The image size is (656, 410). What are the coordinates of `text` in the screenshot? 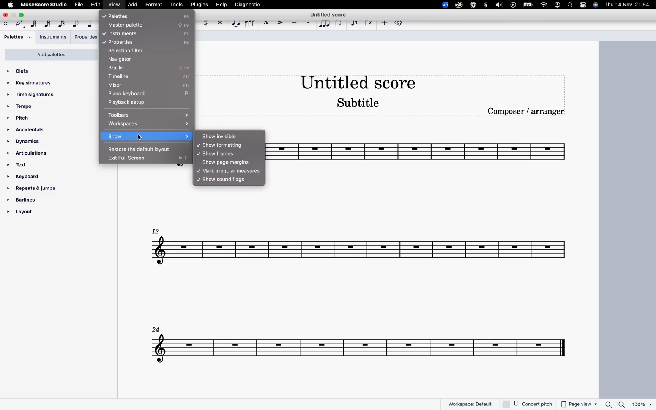 It's located at (22, 166).